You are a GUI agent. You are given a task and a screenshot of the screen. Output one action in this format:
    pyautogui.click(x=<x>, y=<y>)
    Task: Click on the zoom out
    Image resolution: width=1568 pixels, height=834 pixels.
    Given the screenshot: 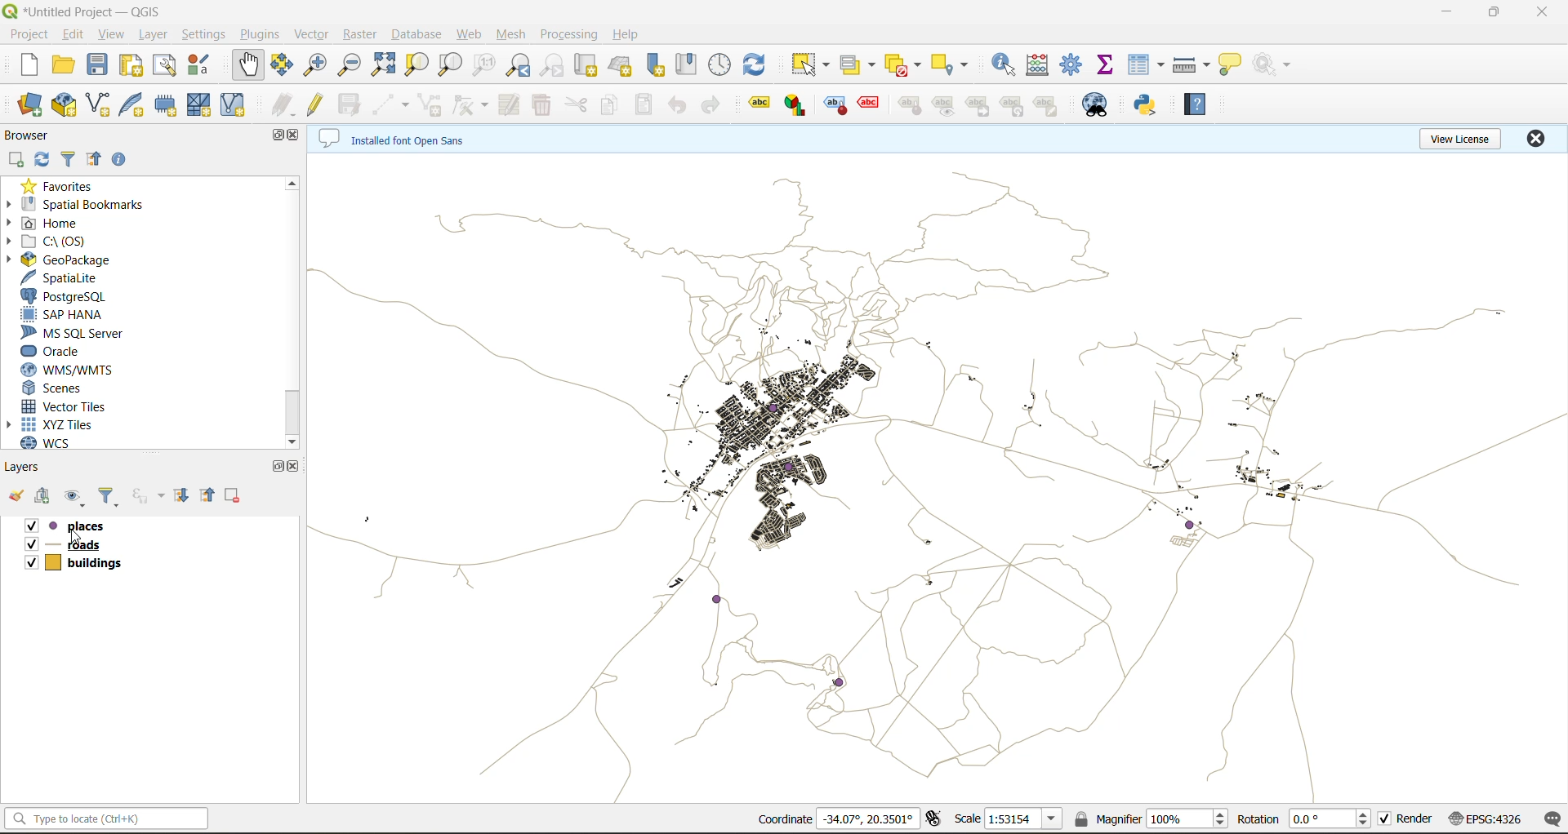 What is the action you would take?
    pyautogui.click(x=349, y=68)
    